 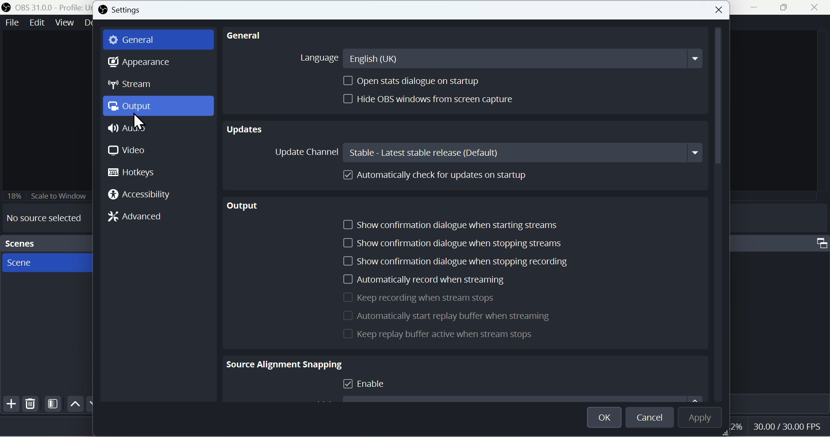 I want to click on Update Channel Stable - Latest stable release (Default), so click(x=486, y=153).